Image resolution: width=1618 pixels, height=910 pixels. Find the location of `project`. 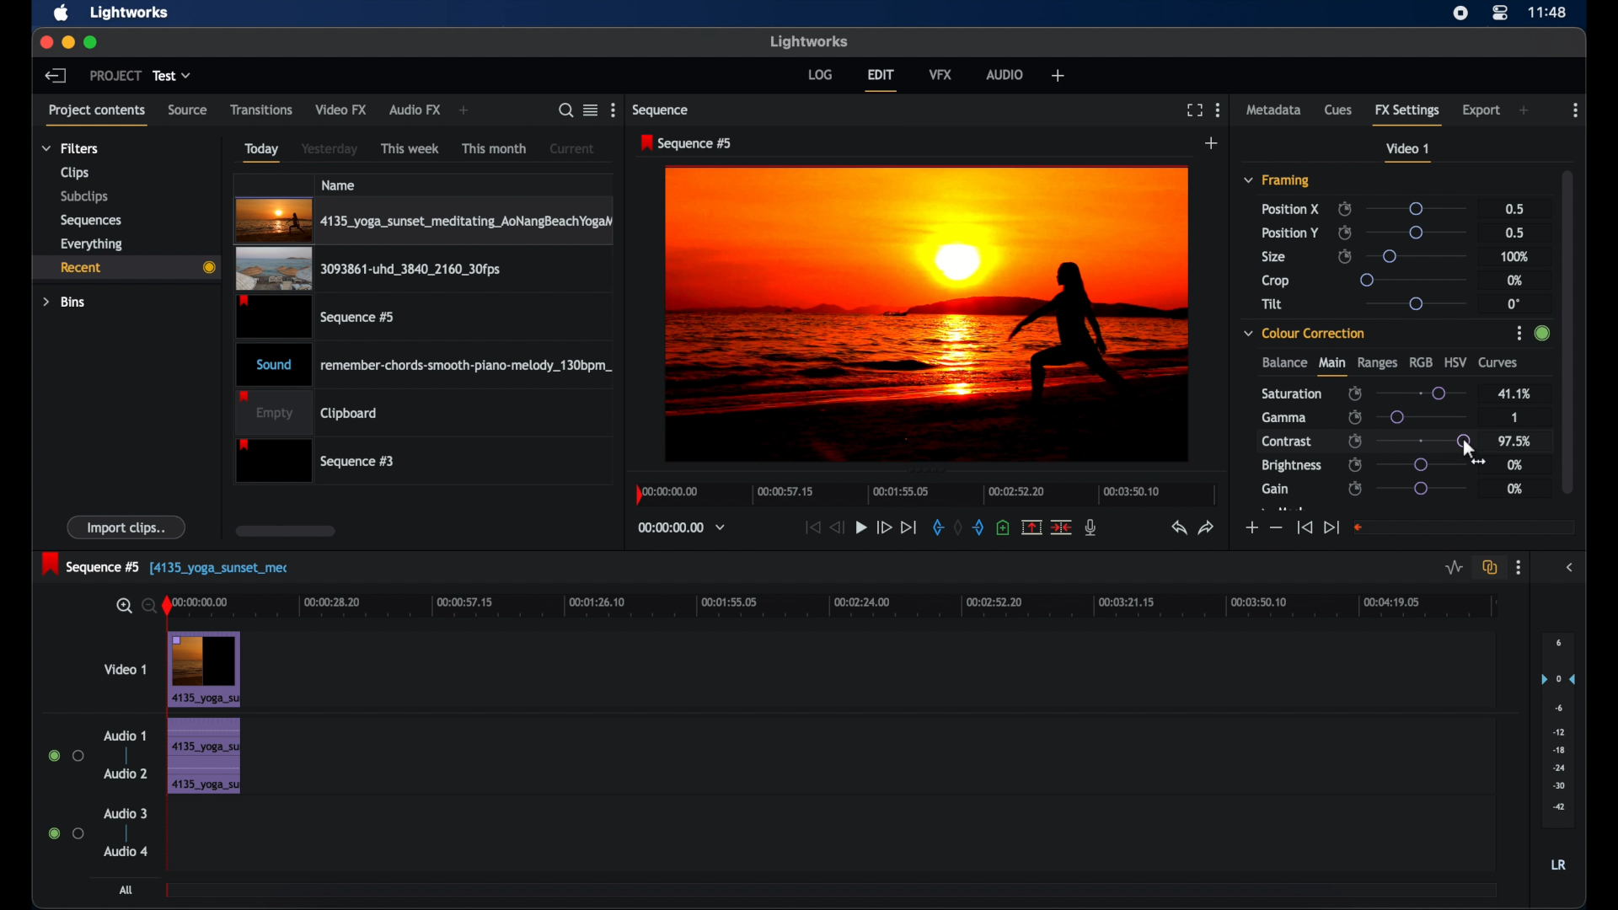

project is located at coordinates (115, 76).